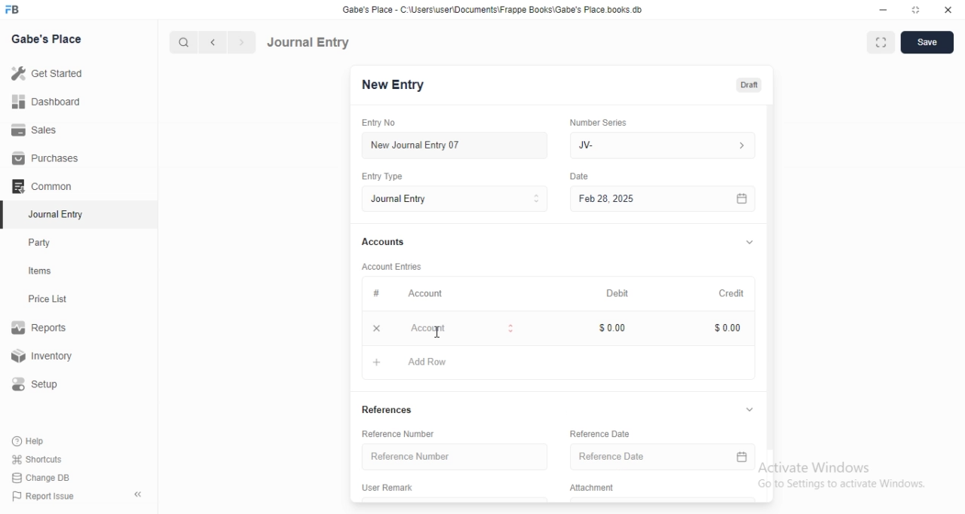 Image resolution: width=965 pixels, height=514 pixels. What do you see at coordinates (182, 42) in the screenshot?
I see `search` at bounding box center [182, 42].